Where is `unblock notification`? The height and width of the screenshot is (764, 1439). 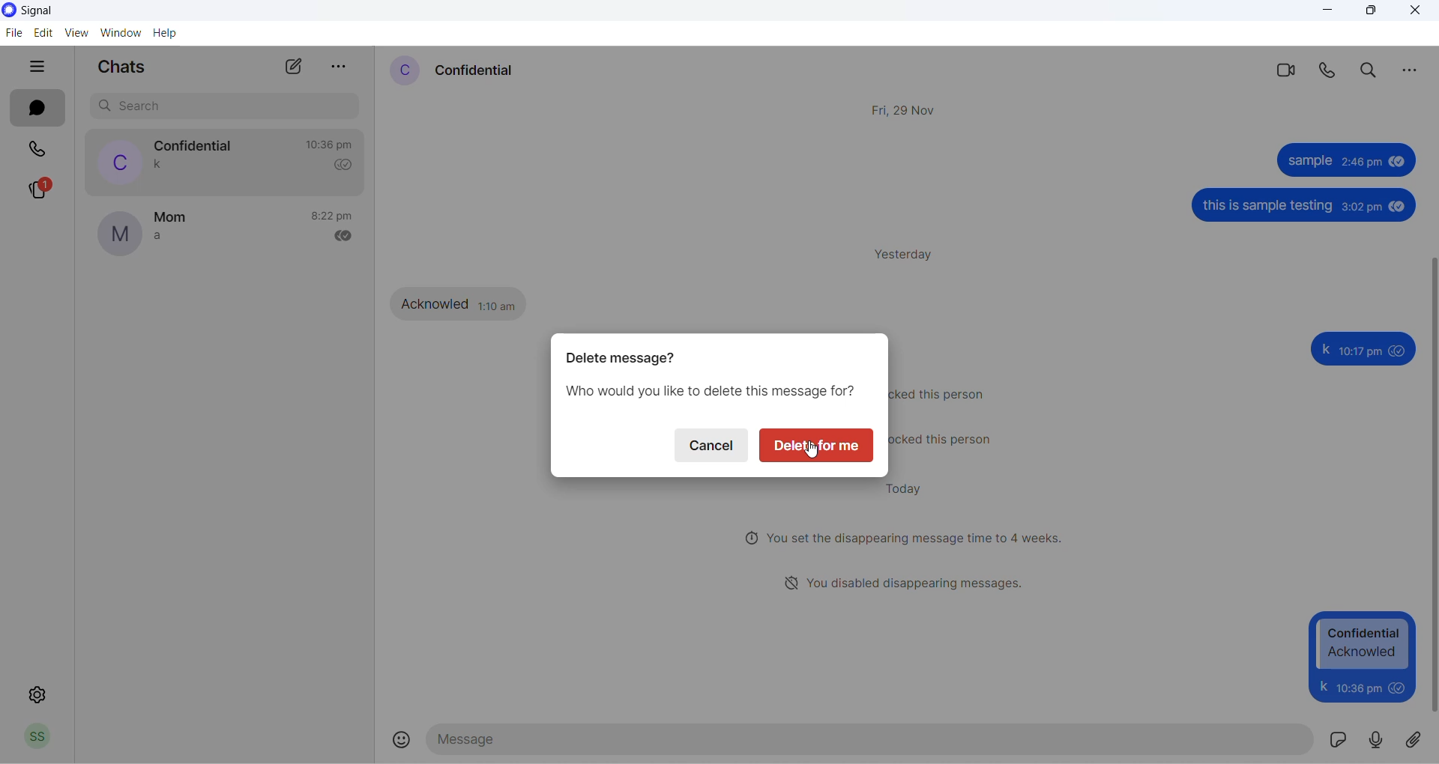 unblock notification is located at coordinates (952, 440).